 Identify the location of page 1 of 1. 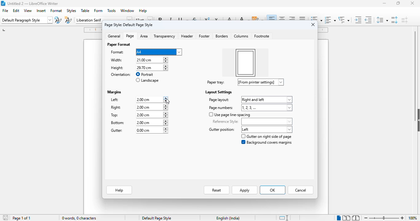
(22, 218).